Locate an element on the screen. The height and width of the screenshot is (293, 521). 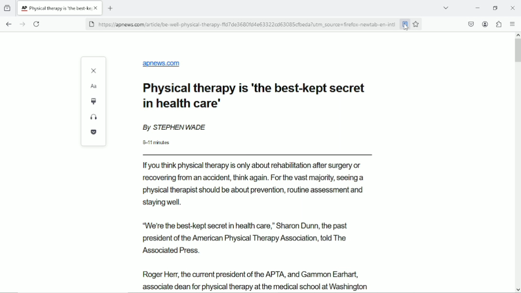
Close is located at coordinates (513, 8).